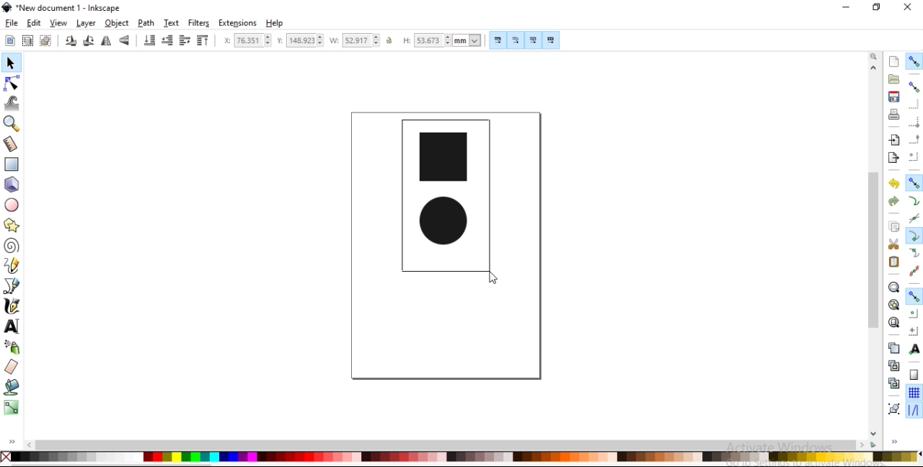 The height and width of the screenshot is (467, 923). What do you see at coordinates (117, 23) in the screenshot?
I see `object` at bounding box center [117, 23].